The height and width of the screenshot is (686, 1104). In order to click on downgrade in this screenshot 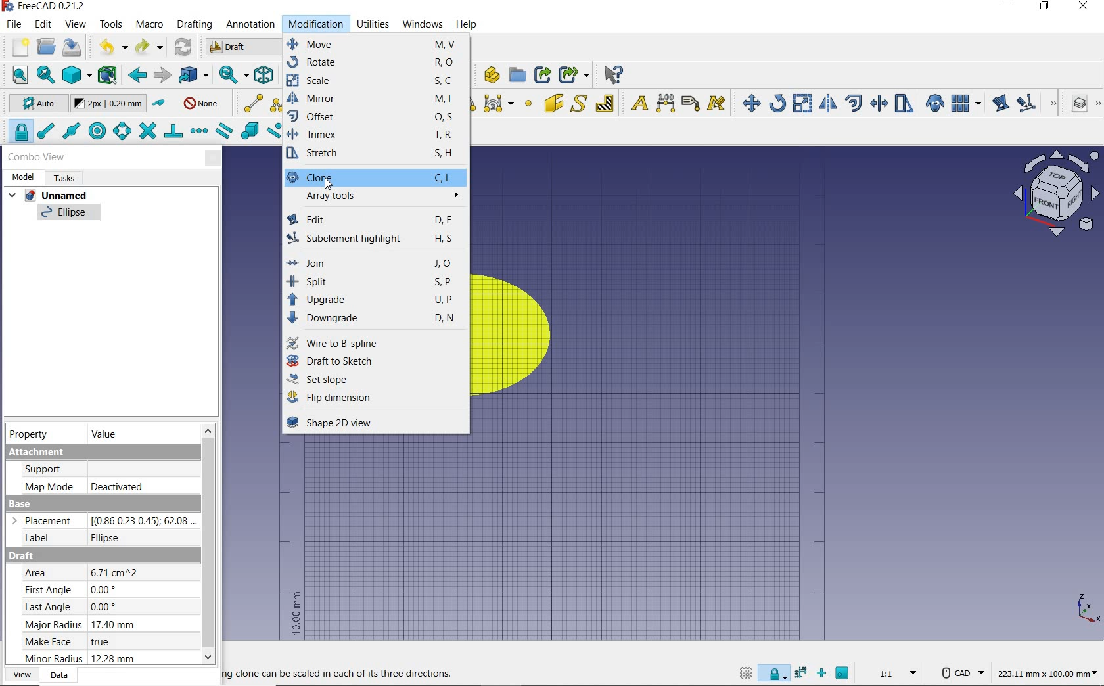, I will do `click(378, 319)`.